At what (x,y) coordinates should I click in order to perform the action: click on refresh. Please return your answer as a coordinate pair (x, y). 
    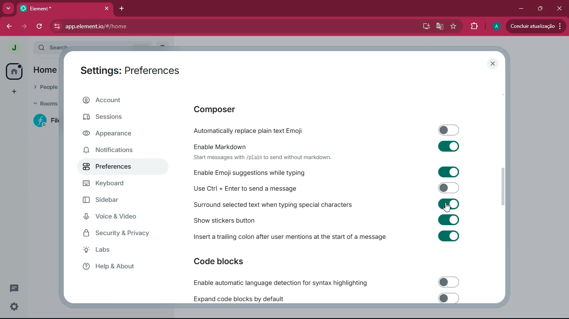
    Looking at the image, I should click on (40, 27).